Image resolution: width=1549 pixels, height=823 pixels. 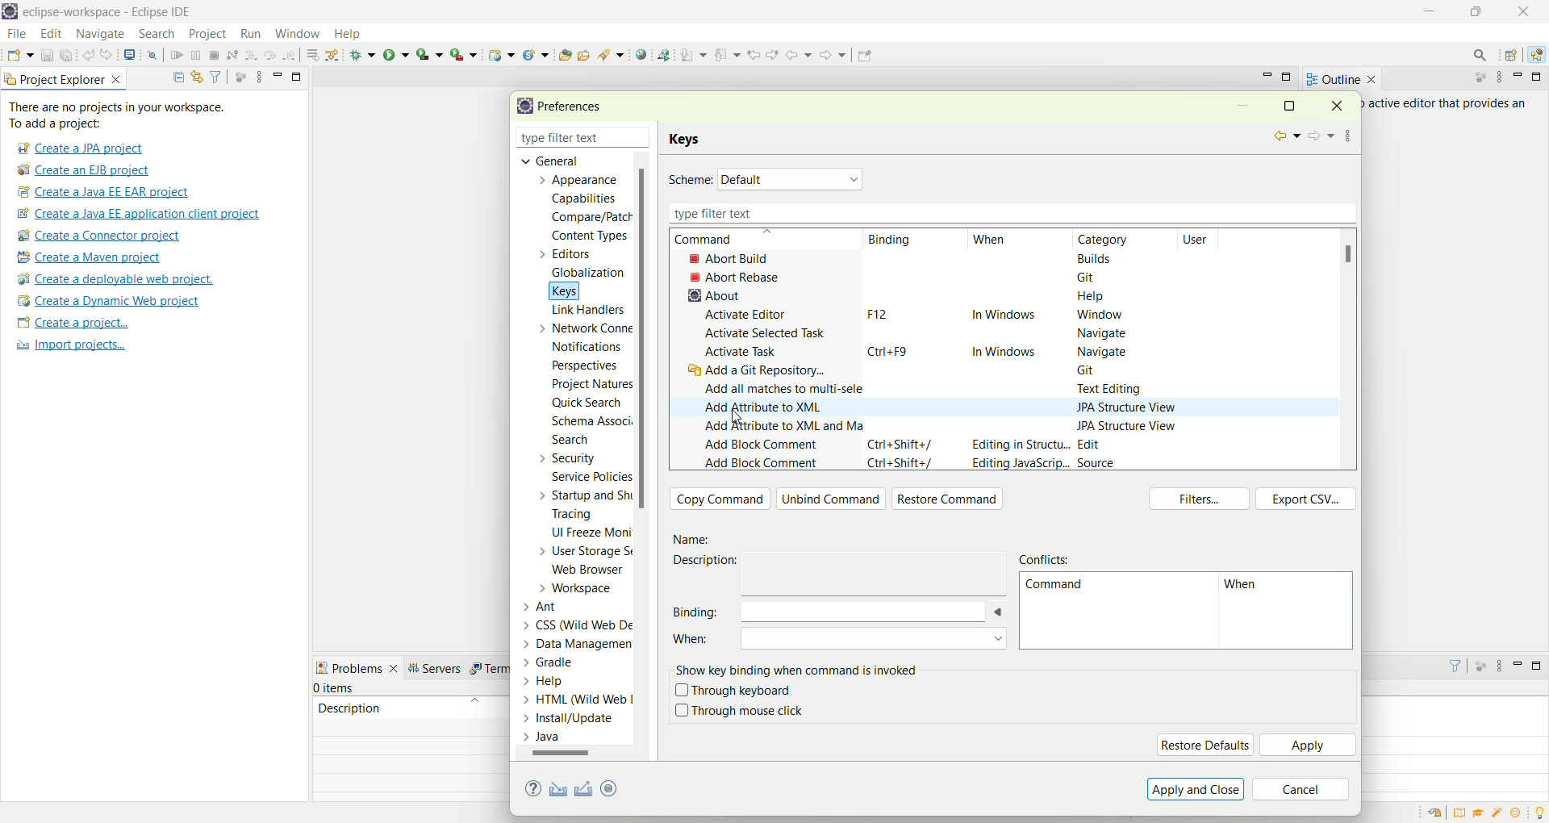 What do you see at coordinates (138, 216) in the screenshot?
I see `create a Java EE application client project` at bounding box center [138, 216].